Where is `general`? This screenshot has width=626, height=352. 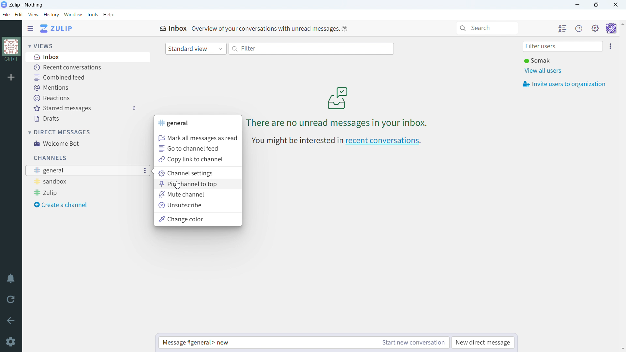
general is located at coordinates (76, 170).